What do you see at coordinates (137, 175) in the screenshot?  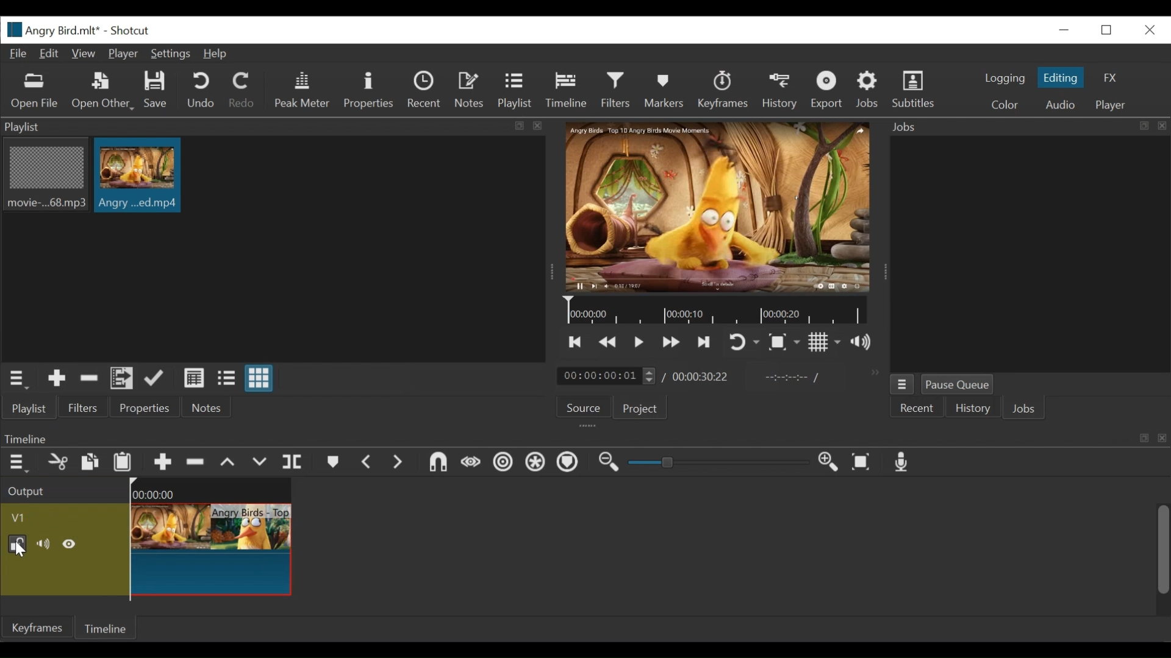 I see `Clip` at bounding box center [137, 175].